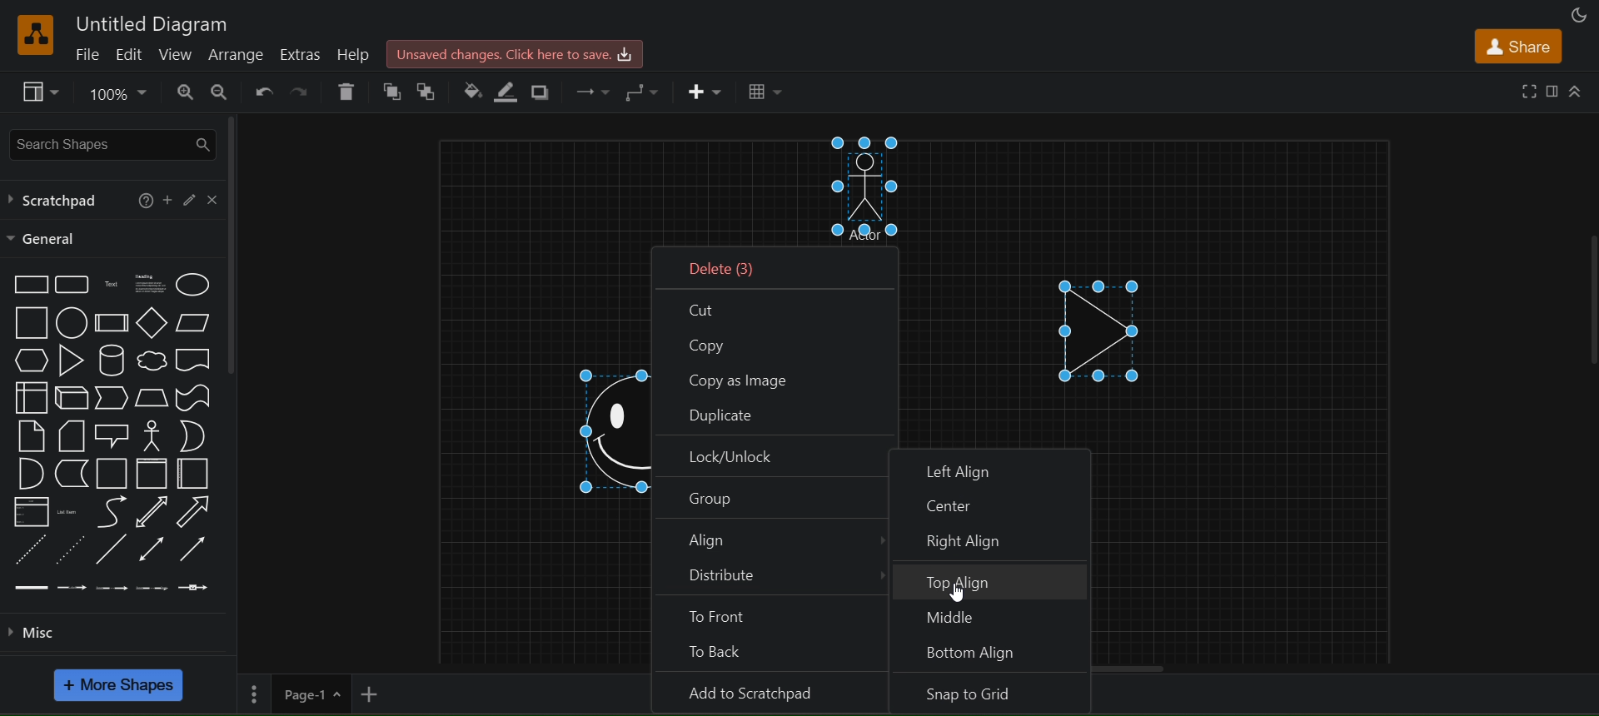  Describe the element at coordinates (152, 510) in the screenshot. I see `bidirectional arrow` at that location.